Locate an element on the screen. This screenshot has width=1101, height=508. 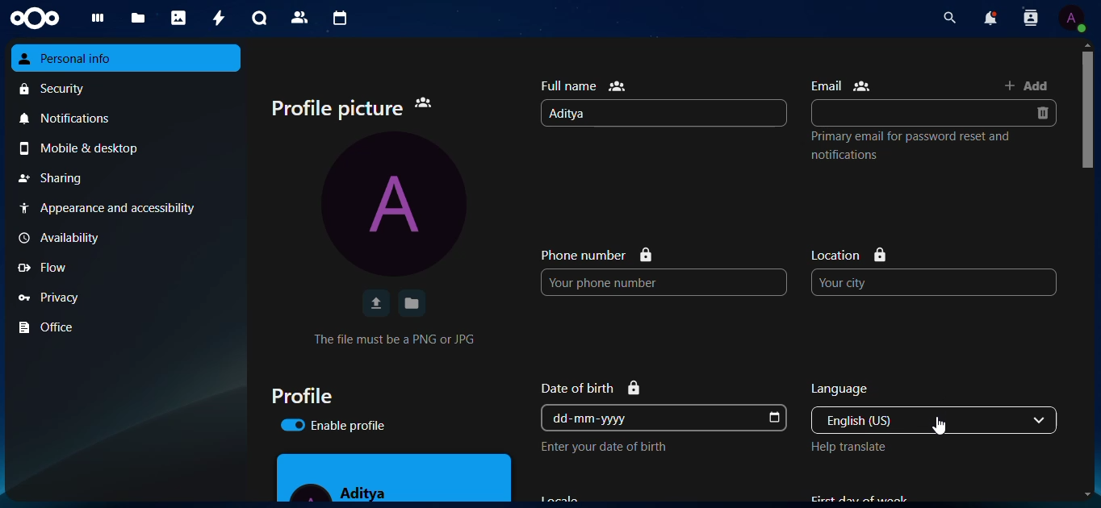
save is located at coordinates (412, 302).